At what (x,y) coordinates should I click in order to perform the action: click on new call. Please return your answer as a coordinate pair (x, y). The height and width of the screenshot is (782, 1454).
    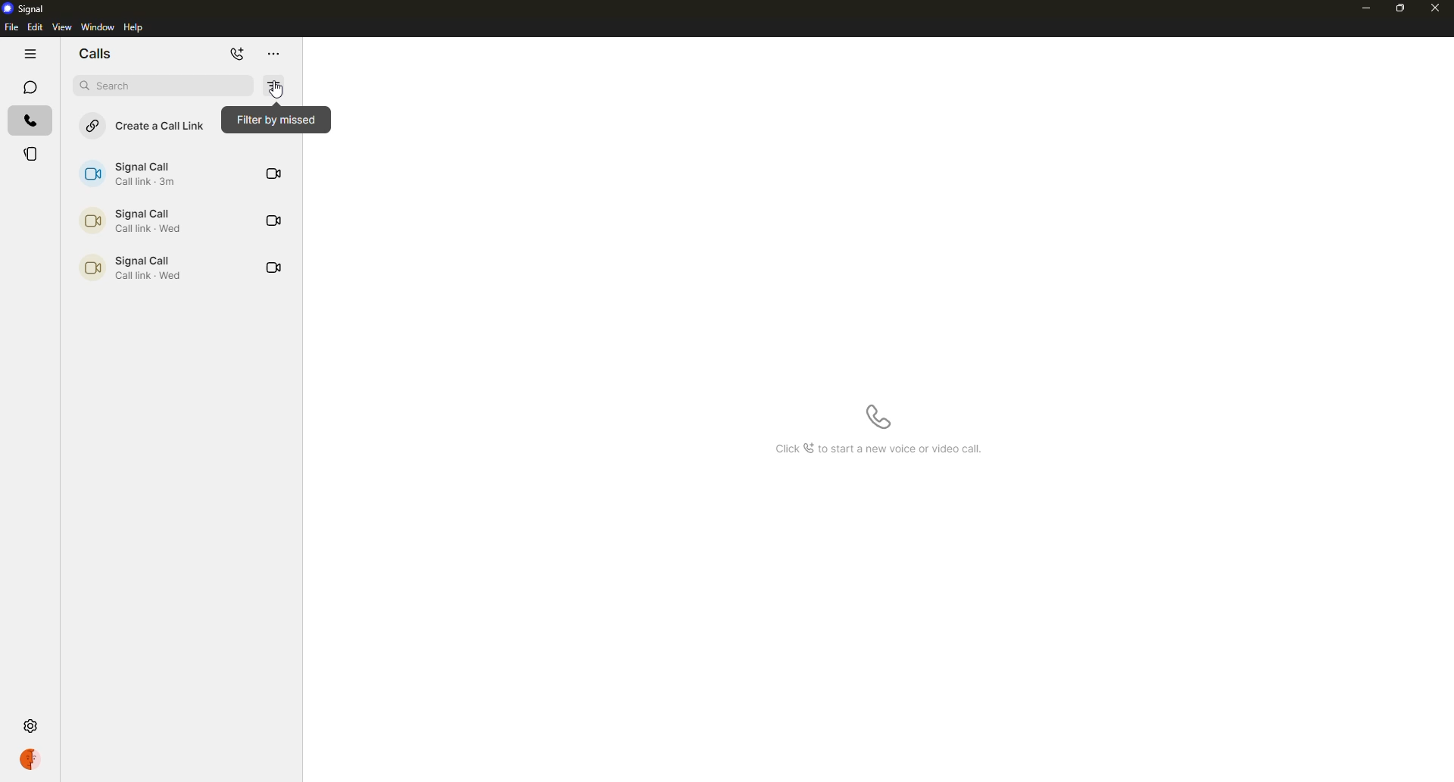
    Looking at the image, I should click on (239, 55).